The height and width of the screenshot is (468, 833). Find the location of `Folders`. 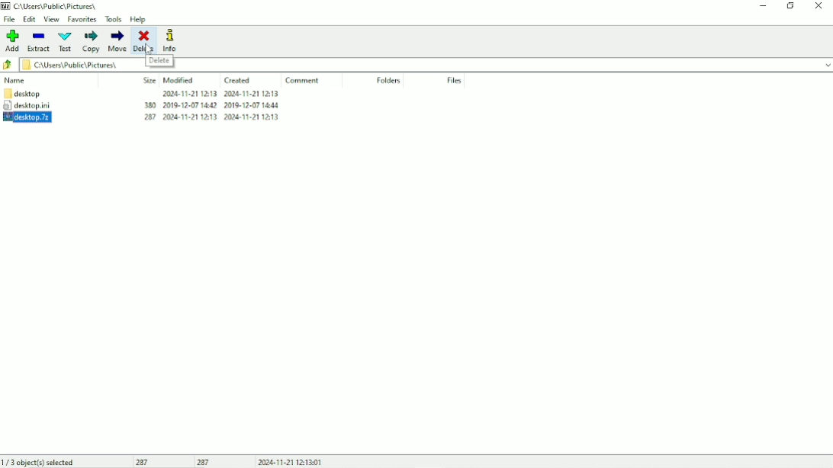

Folders is located at coordinates (389, 80).